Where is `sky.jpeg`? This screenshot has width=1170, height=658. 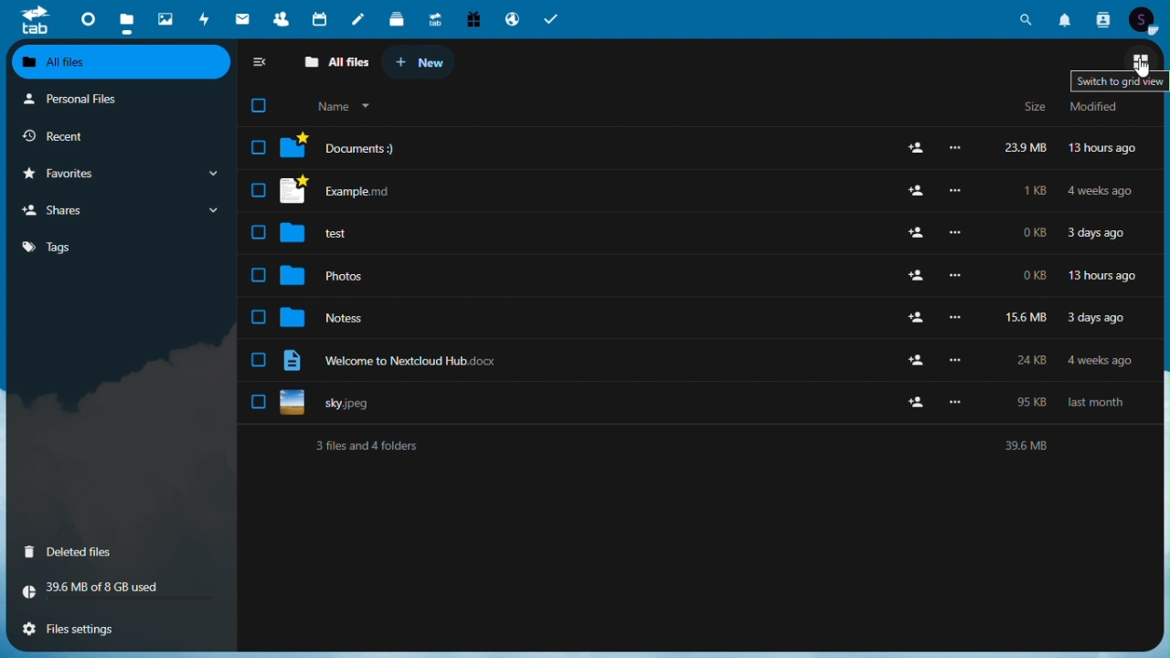 sky.jpeg is located at coordinates (351, 406).